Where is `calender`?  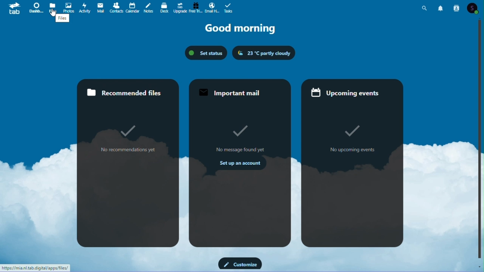 calender is located at coordinates (132, 8).